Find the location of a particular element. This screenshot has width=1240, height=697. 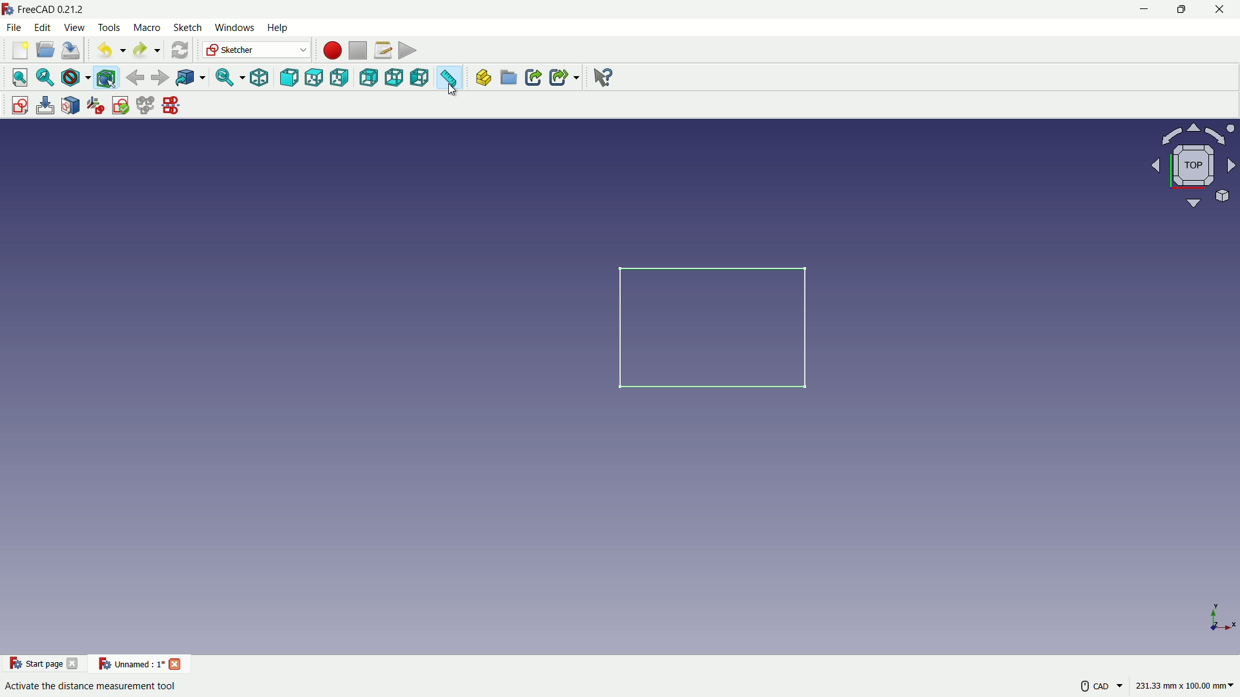

placement axes is located at coordinates (1221, 617).